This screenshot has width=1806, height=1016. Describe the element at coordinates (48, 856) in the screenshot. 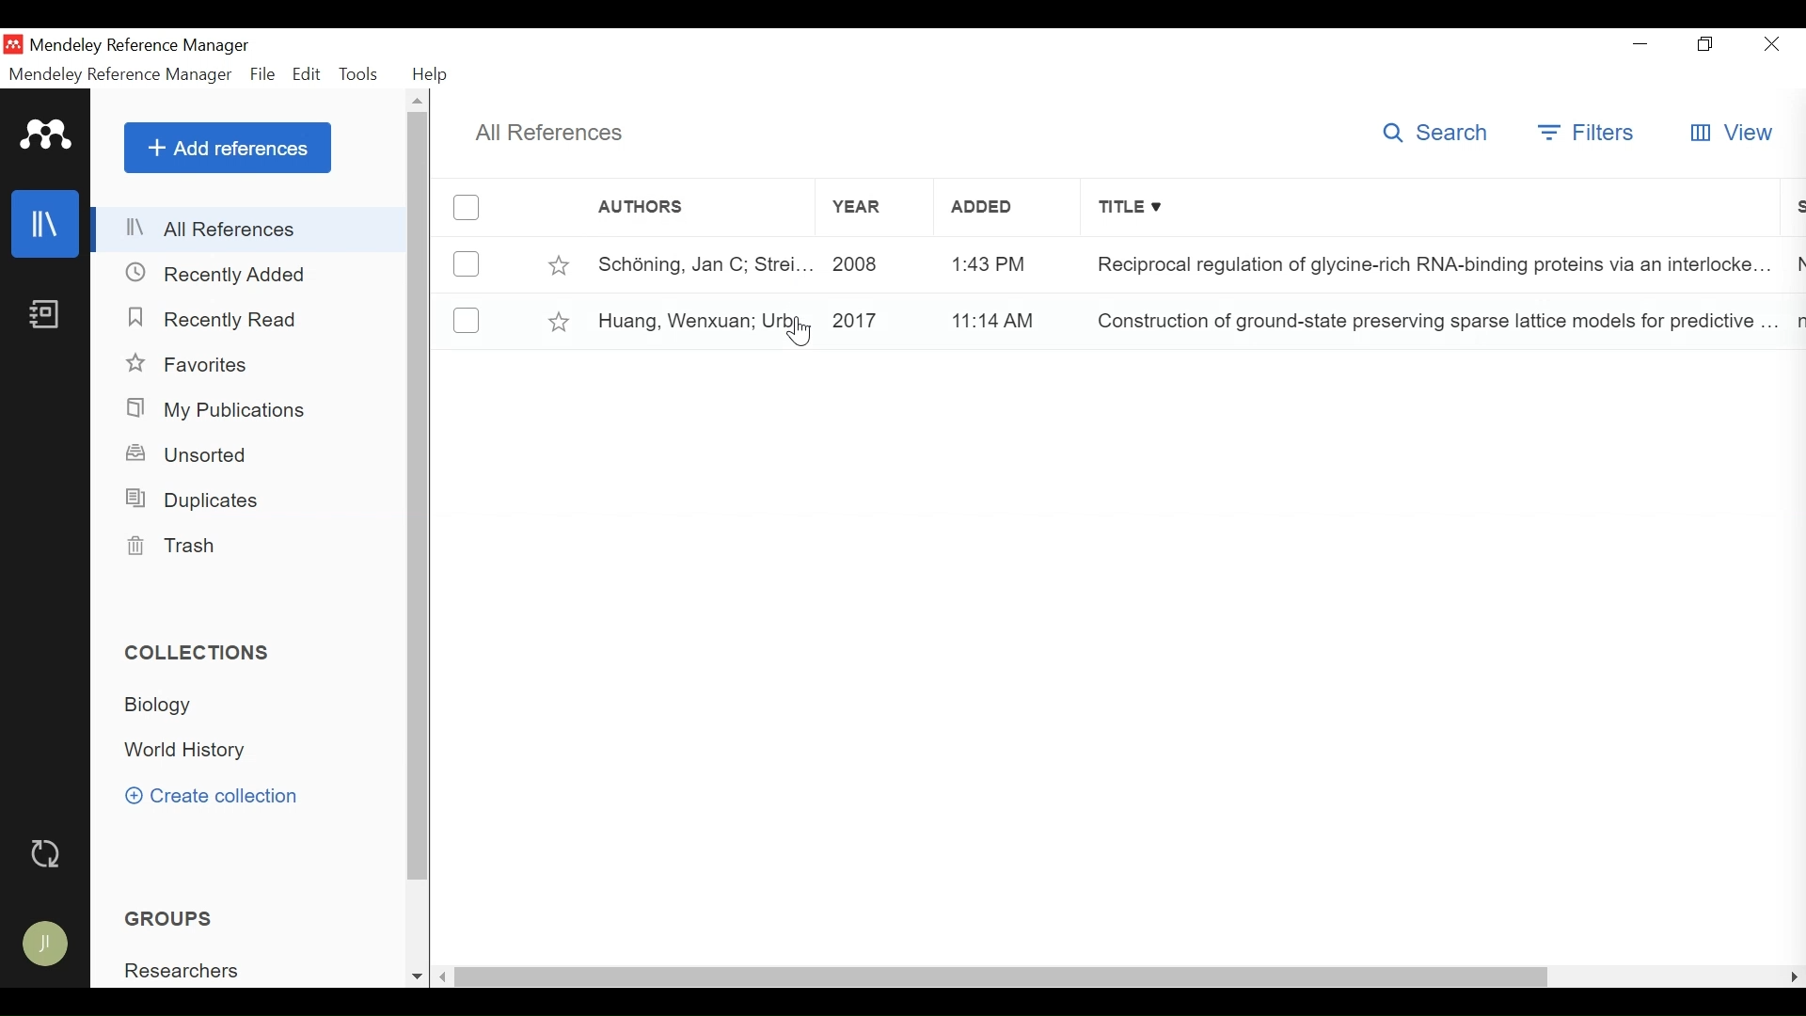

I see `Sync` at that location.